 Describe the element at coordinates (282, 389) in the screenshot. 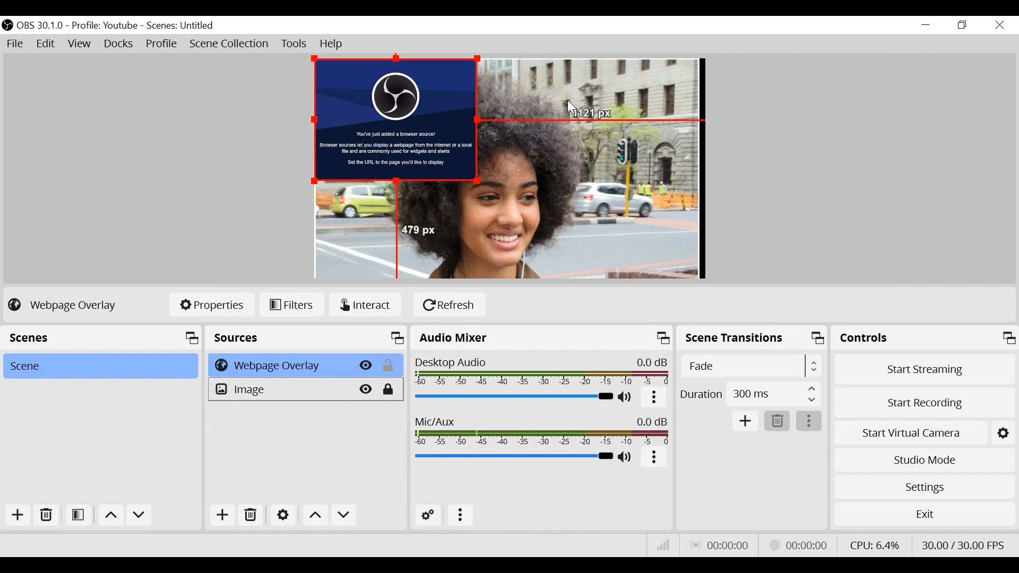

I see `Image` at that location.